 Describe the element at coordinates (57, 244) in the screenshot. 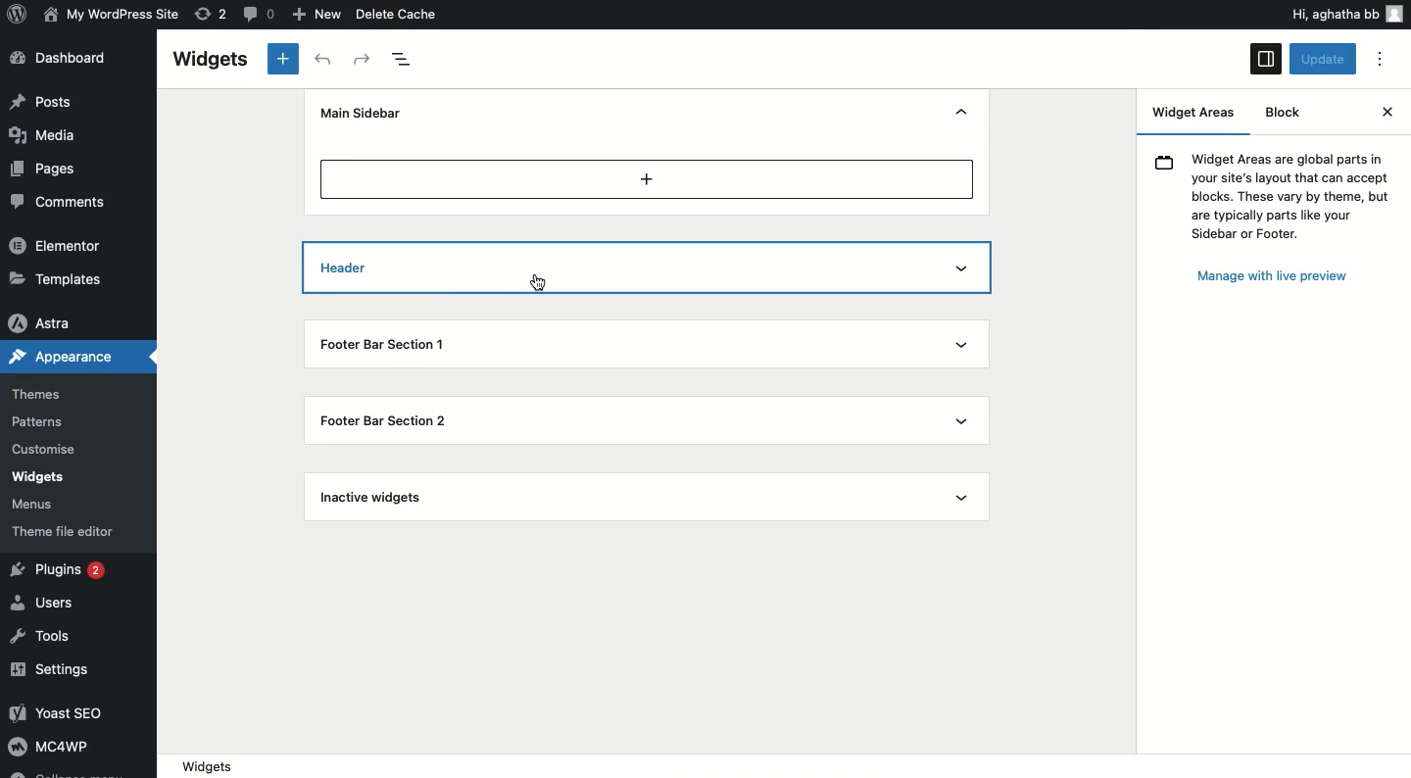

I see `Elementor` at that location.